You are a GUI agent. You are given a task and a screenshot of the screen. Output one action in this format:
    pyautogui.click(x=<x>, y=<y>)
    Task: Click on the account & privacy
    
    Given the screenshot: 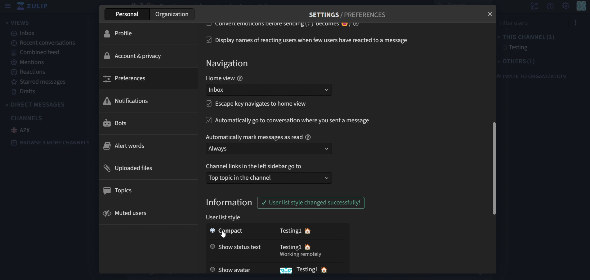 What is the action you would take?
    pyautogui.click(x=135, y=55)
    